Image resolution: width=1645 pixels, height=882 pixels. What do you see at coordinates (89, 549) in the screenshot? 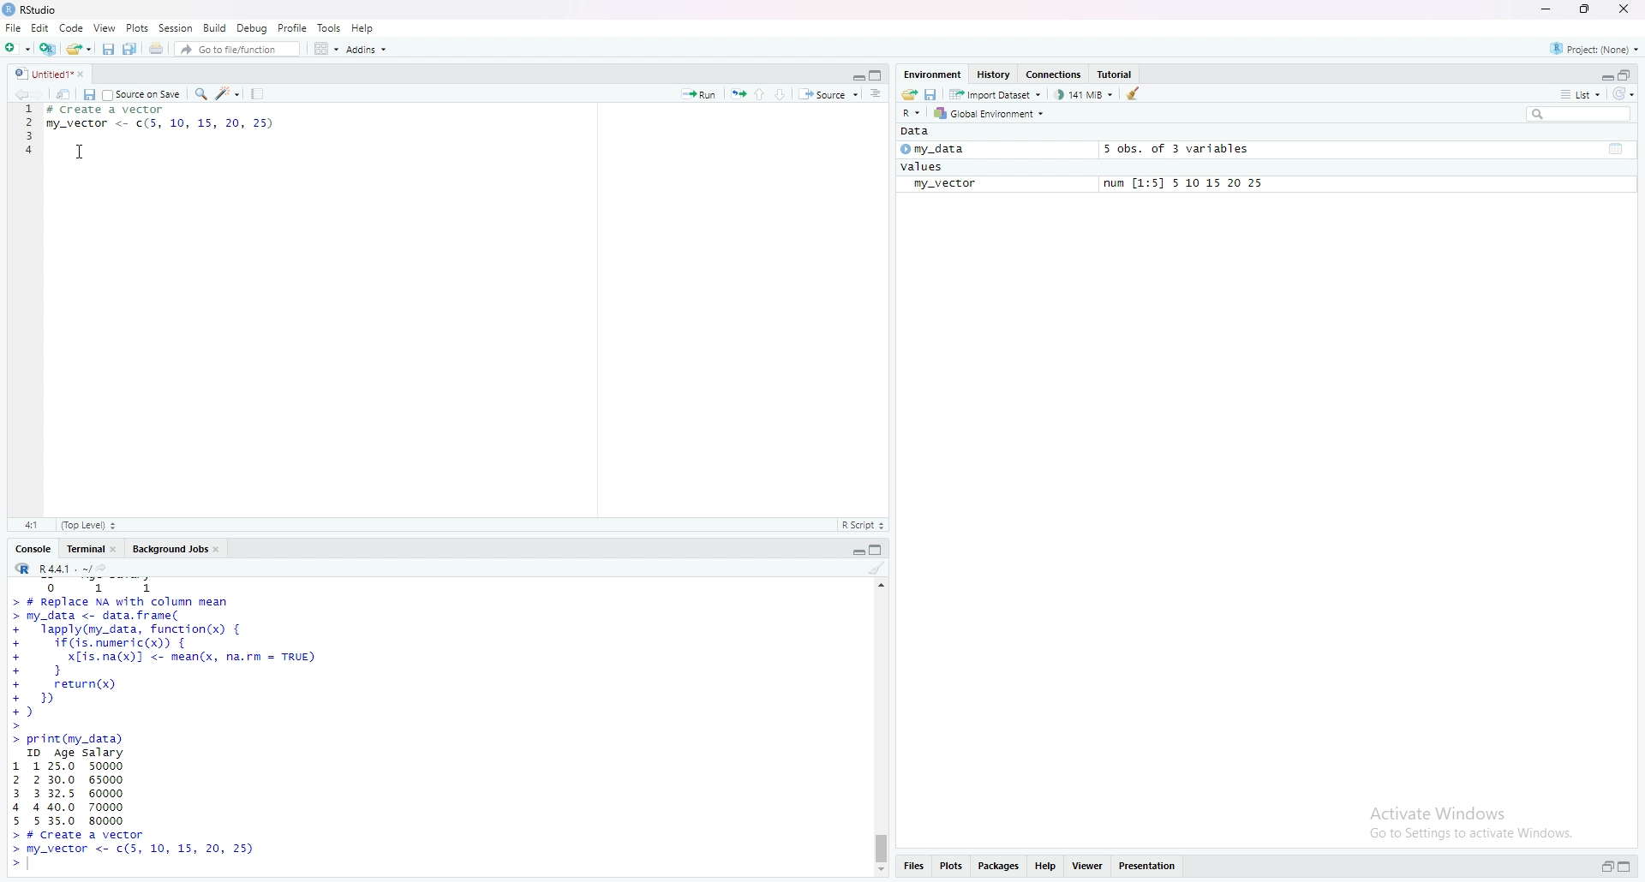
I see `terminal` at bounding box center [89, 549].